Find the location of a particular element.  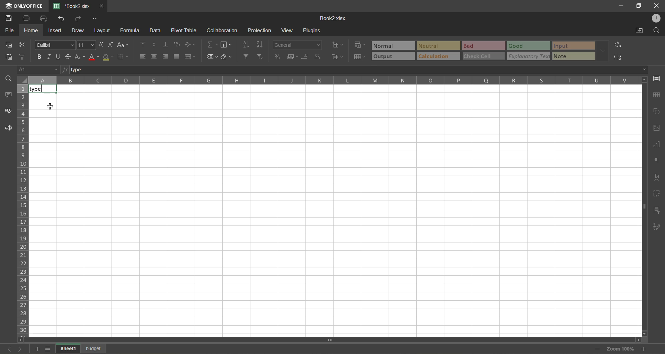

underline is located at coordinates (60, 57).